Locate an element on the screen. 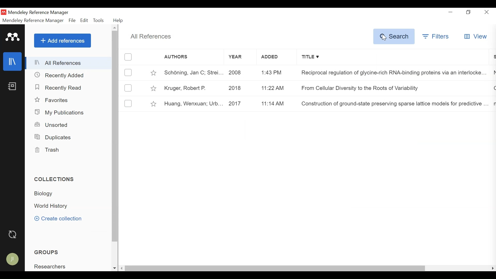  All References is located at coordinates (151, 37).